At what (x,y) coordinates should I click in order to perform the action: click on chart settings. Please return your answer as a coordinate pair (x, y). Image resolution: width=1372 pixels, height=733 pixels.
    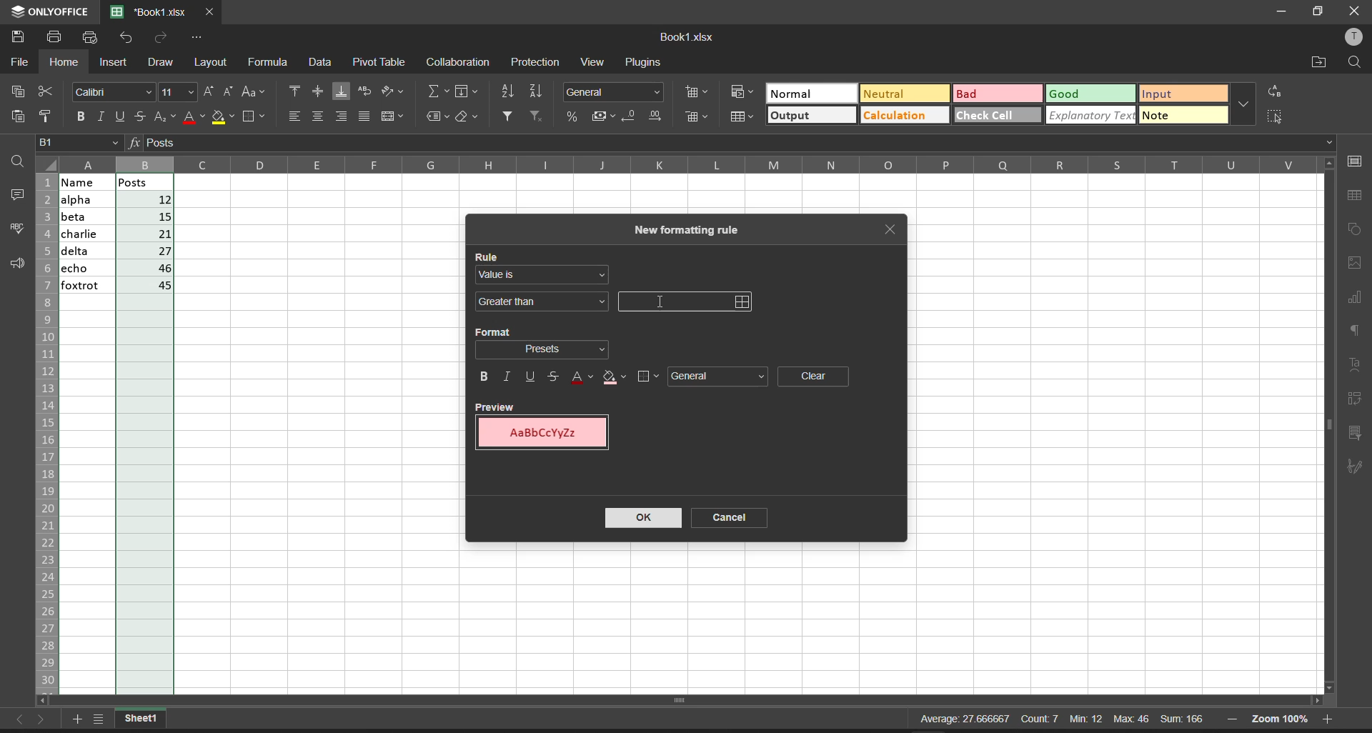
    Looking at the image, I should click on (1358, 299).